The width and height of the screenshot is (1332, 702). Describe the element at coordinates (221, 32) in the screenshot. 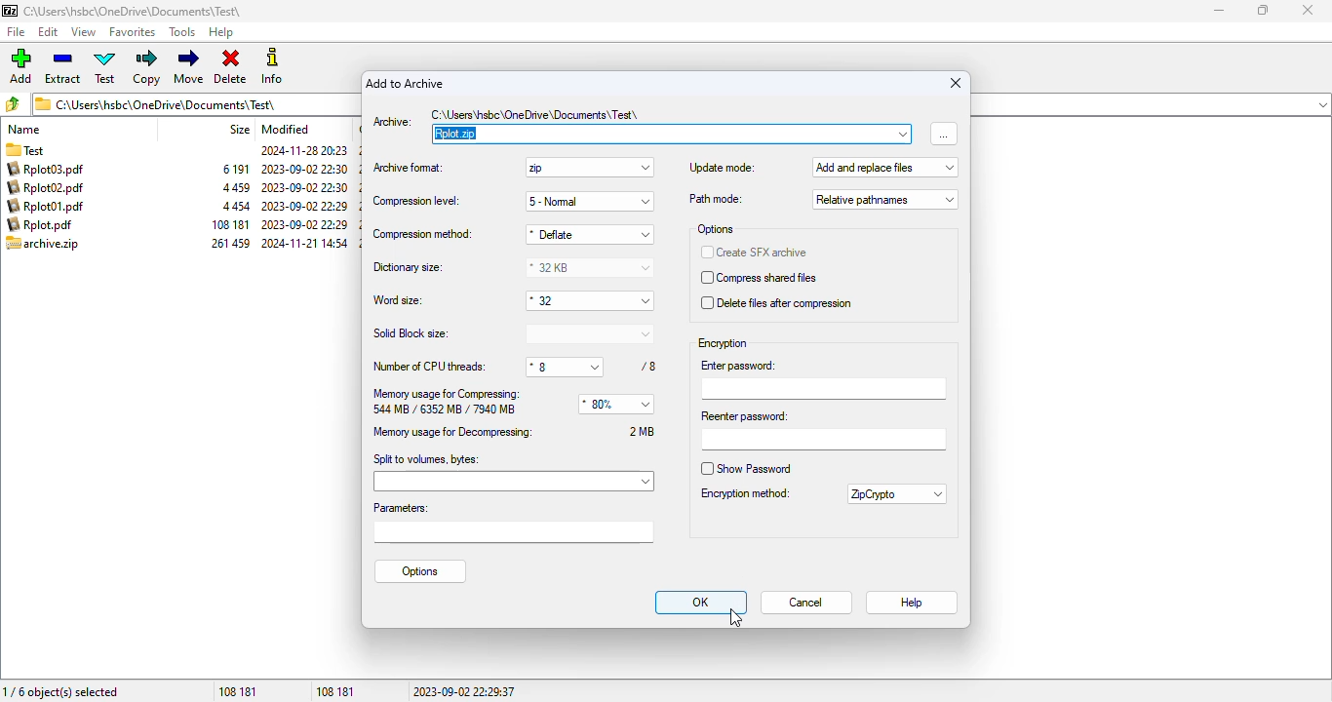

I see `help` at that location.